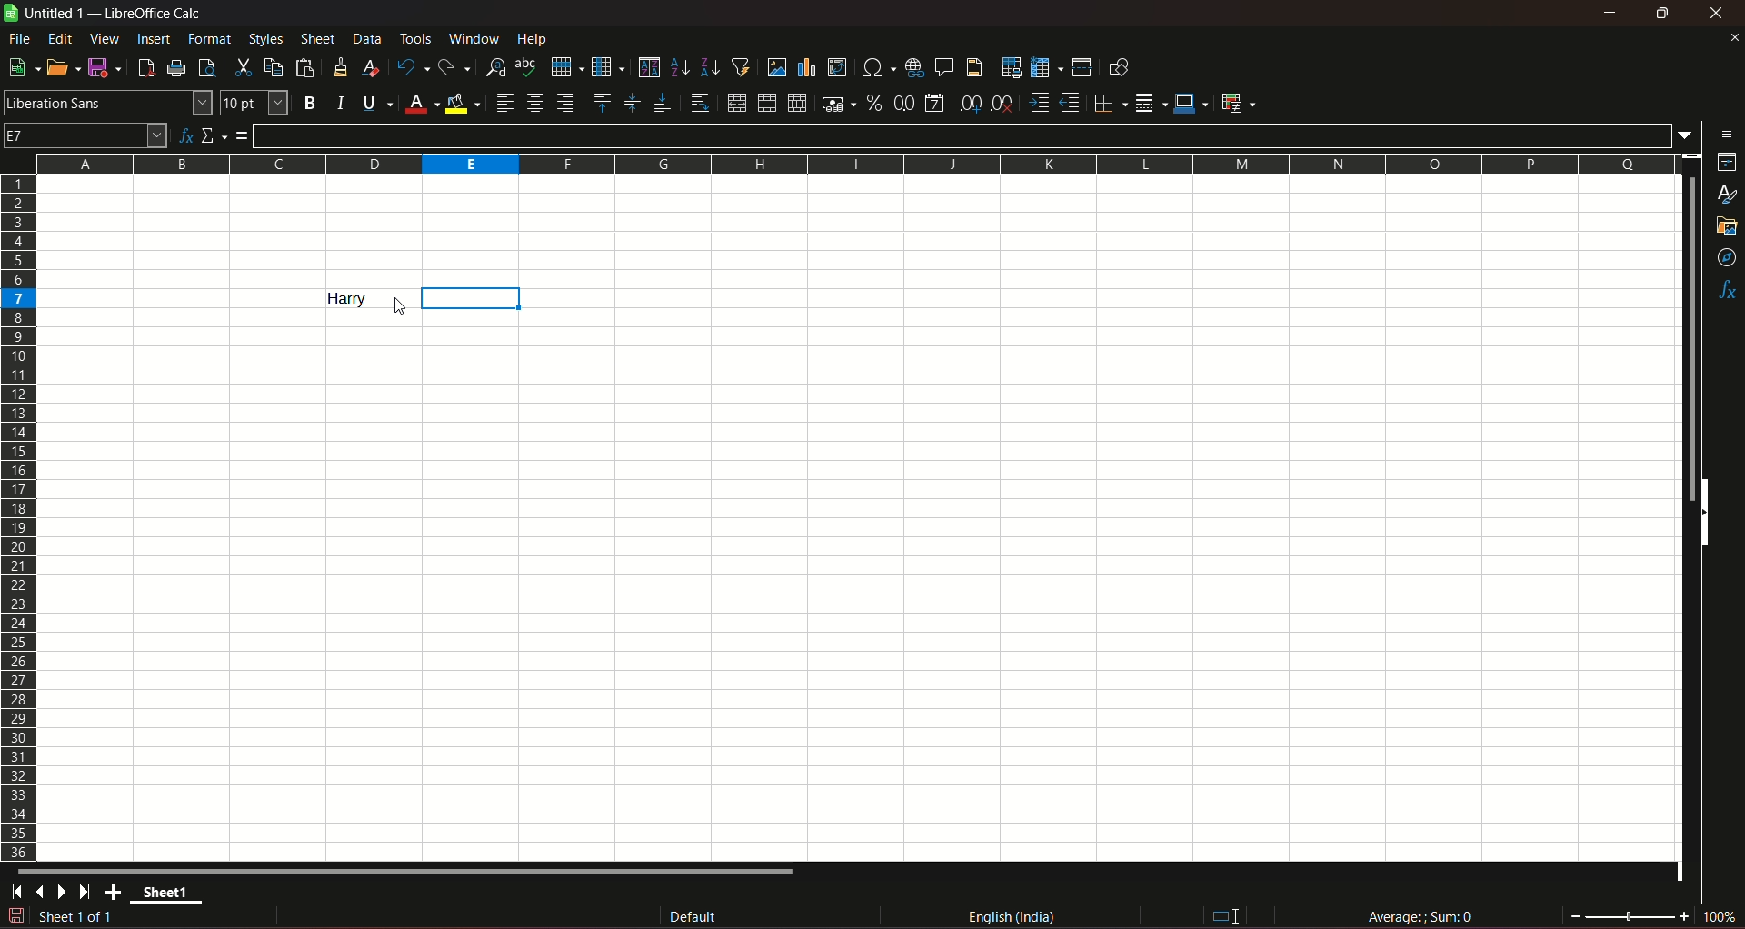  What do you see at coordinates (1192, 102) in the screenshot?
I see `border color` at bounding box center [1192, 102].